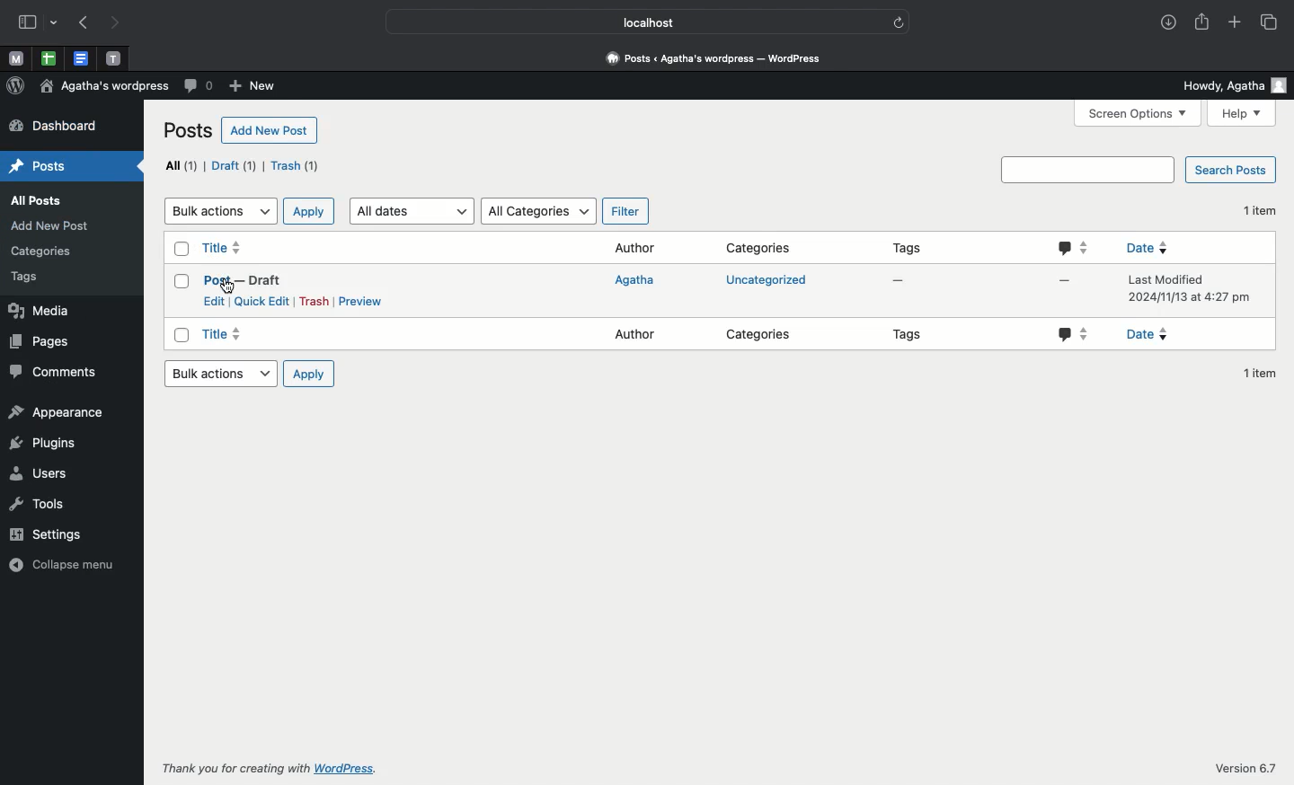 This screenshot has height=785, width=1294. I want to click on checkbox, so click(181, 281).